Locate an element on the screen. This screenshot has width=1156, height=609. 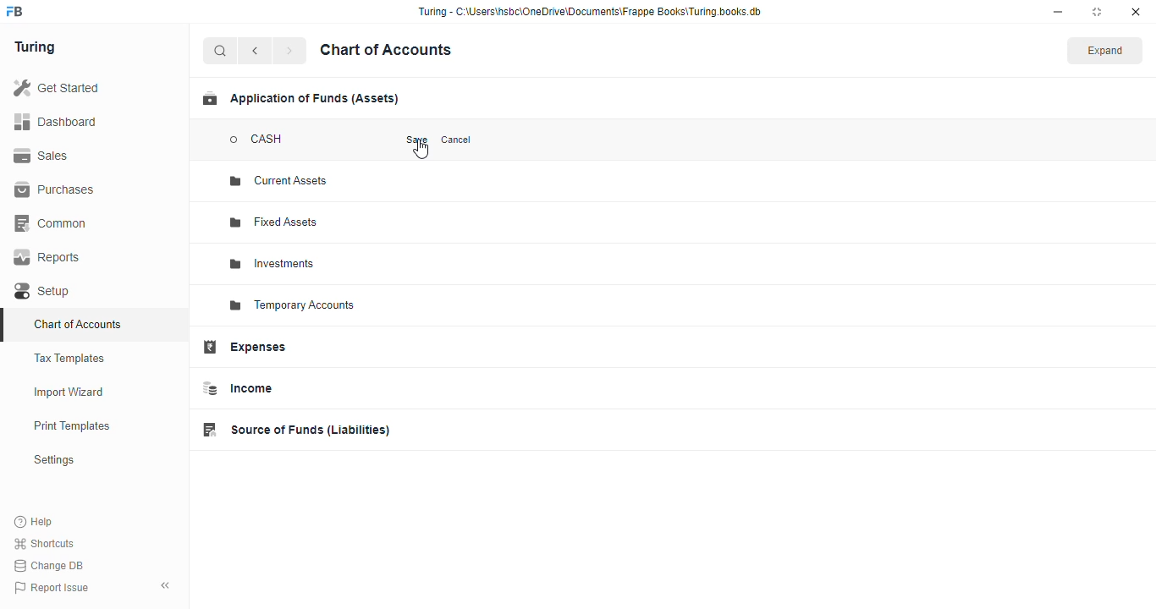
reports is located at coordinates (47, 257).